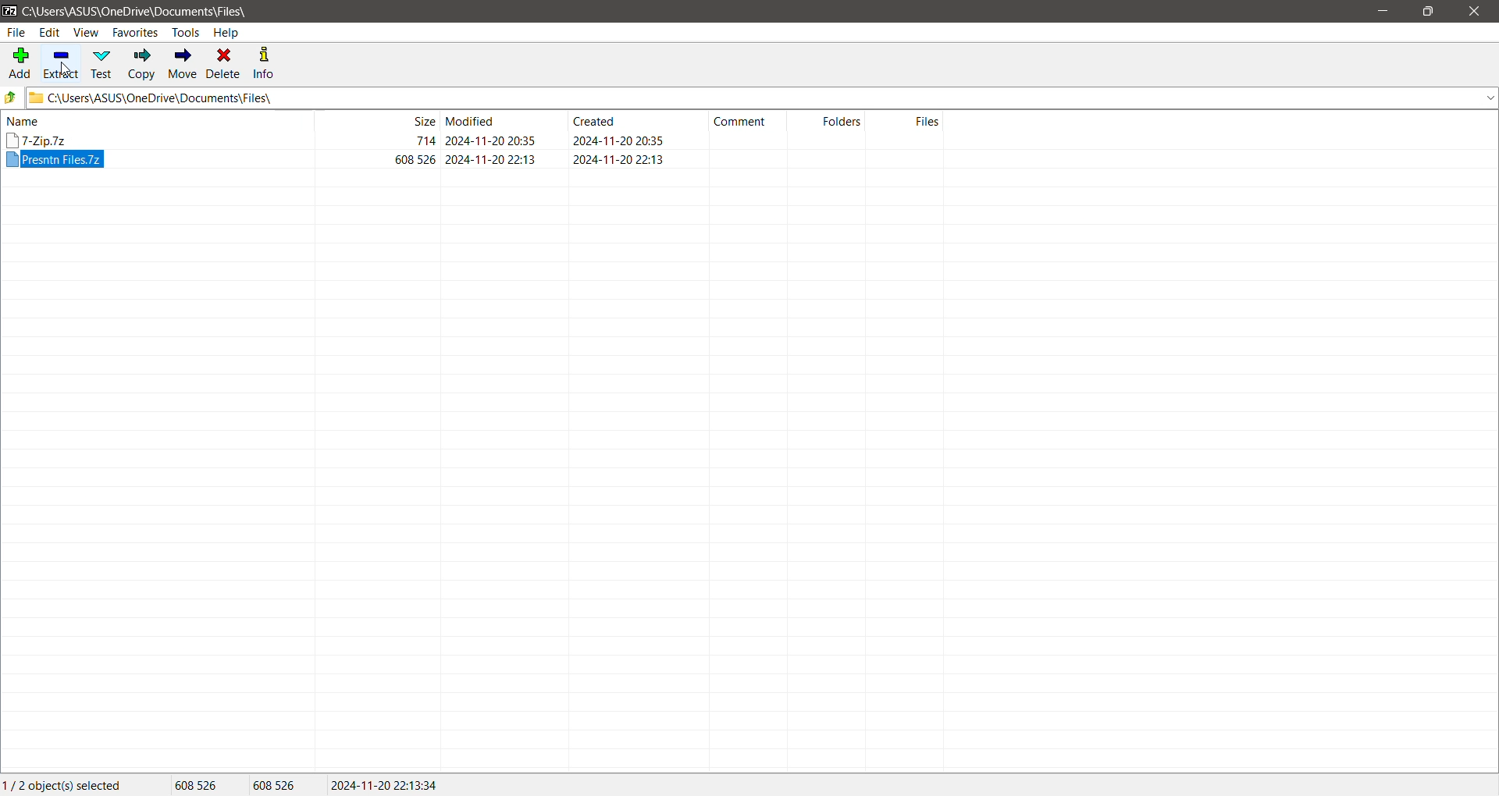 The height and width of the screenshot is (796, 1499). I want to click on created, so click(594, 120).